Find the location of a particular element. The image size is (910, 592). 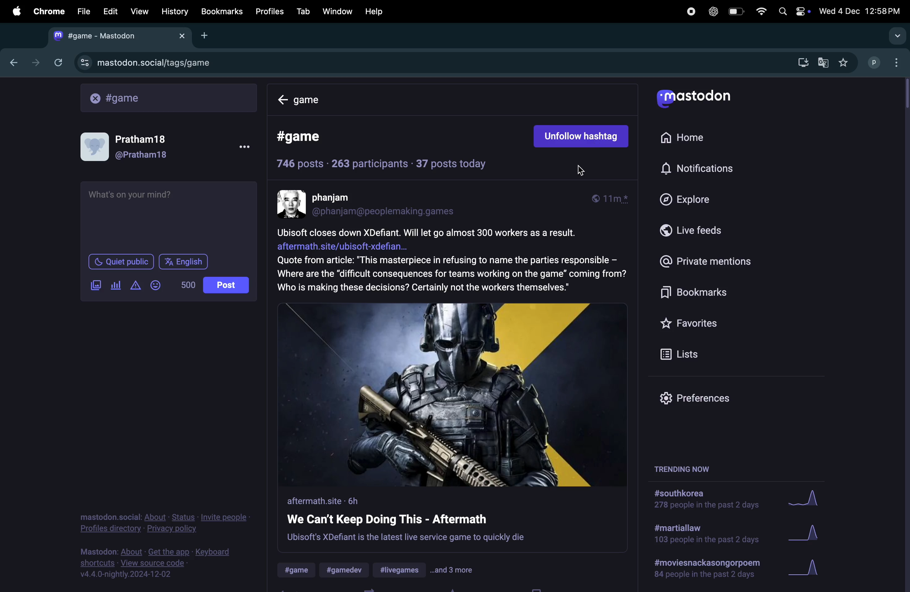

emojis is located at coordinates (158, 285).